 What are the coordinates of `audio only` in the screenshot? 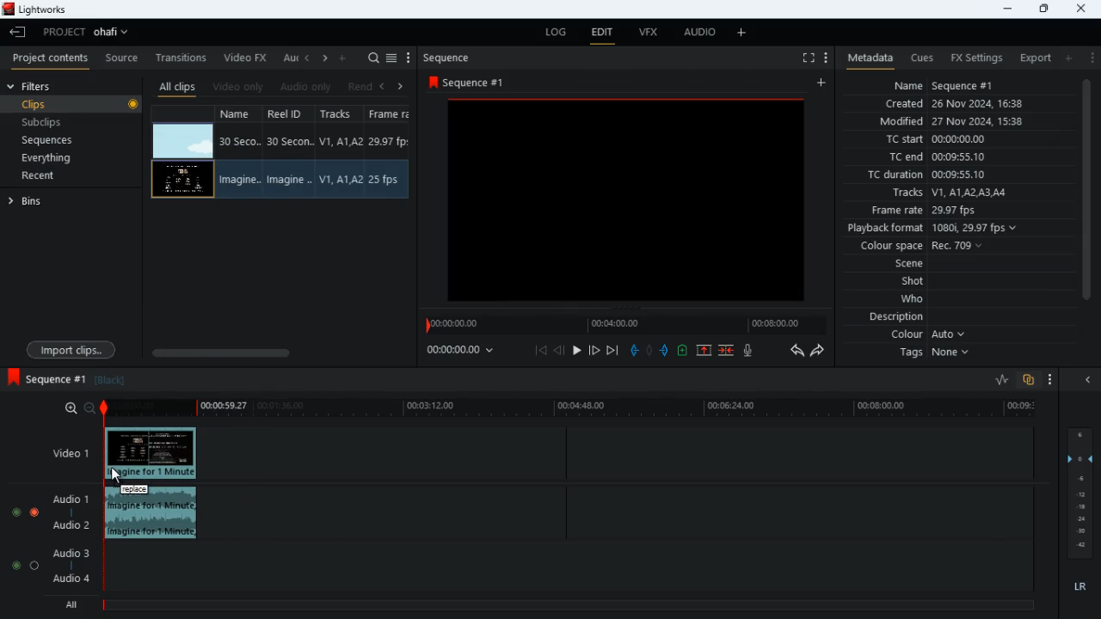 It's located at (308, 85).